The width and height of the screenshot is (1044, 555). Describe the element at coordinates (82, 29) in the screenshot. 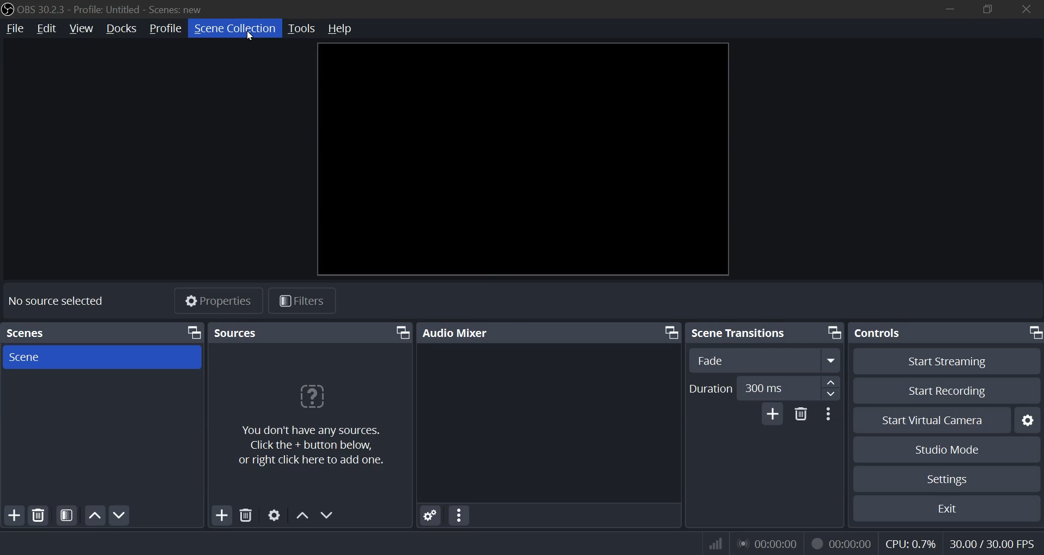

I see `view` at that location.